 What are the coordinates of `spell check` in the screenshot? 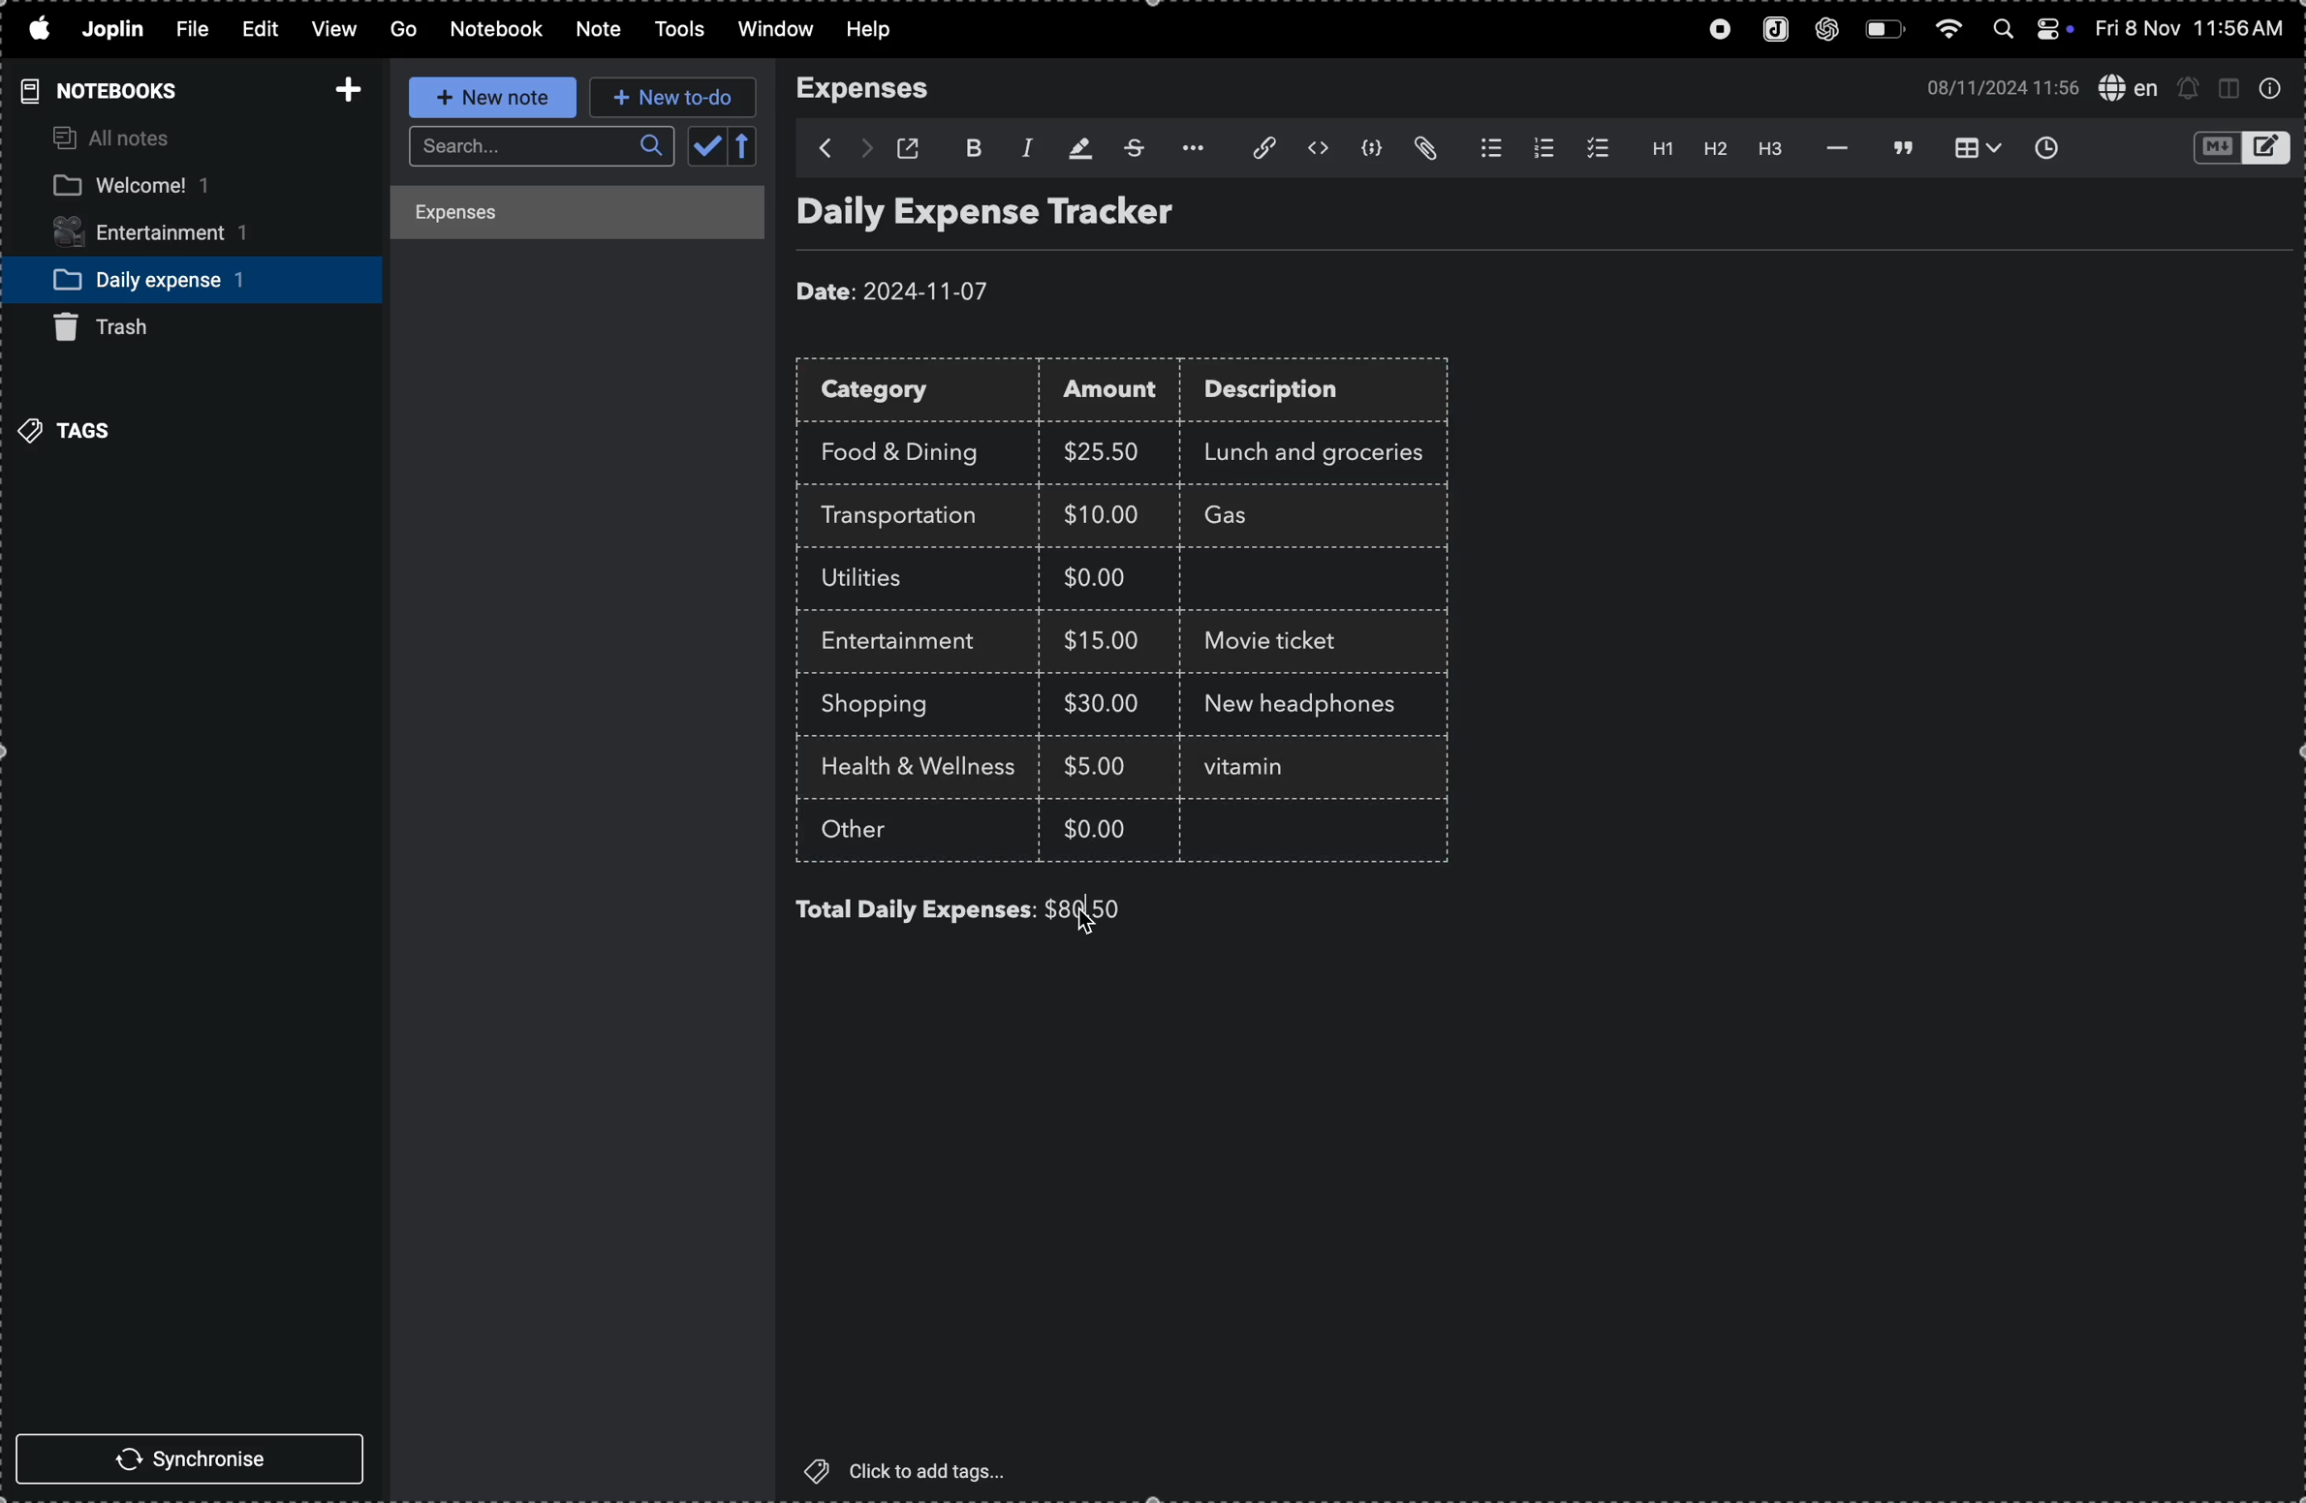 It's located at (2127, 86).